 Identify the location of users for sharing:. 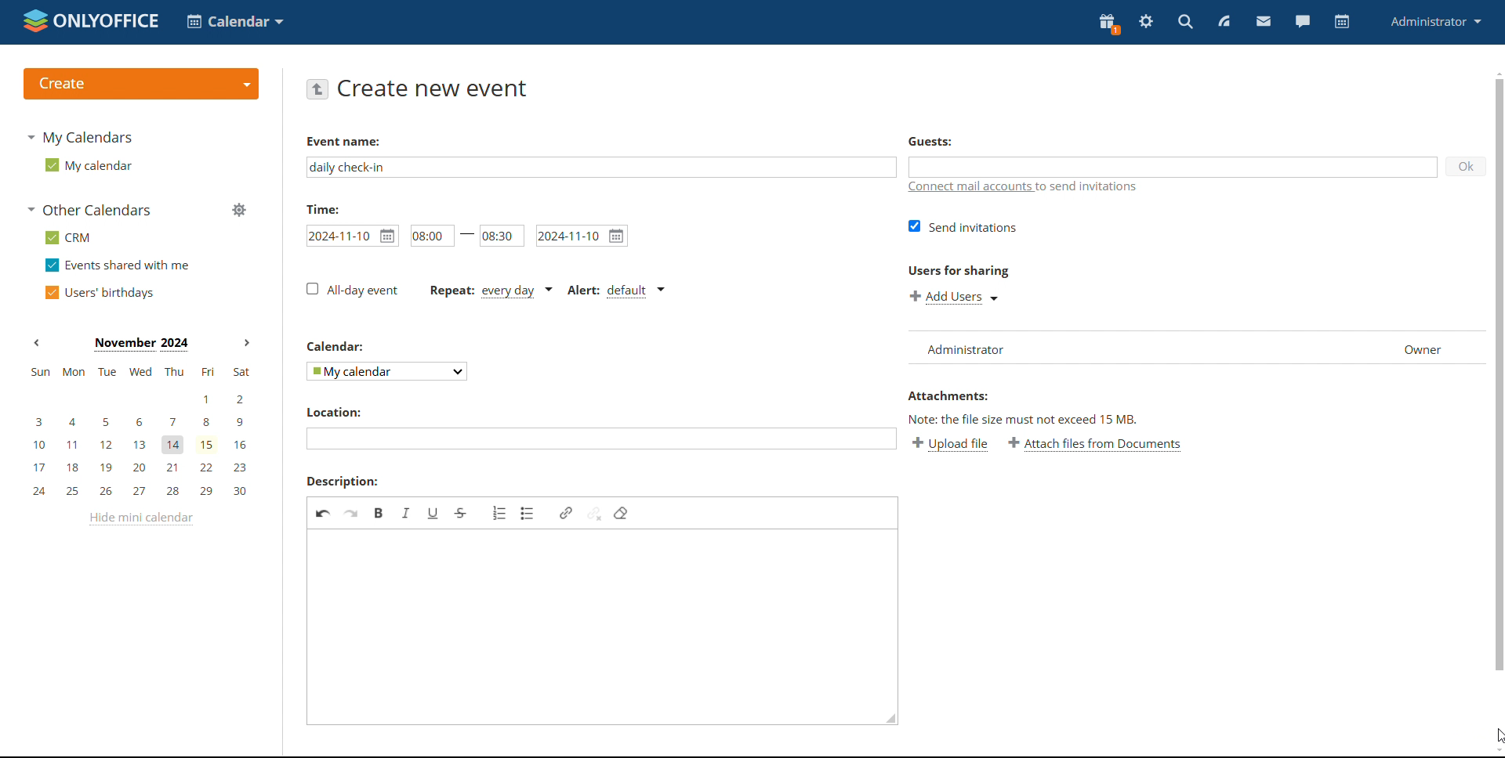
(966, 271).